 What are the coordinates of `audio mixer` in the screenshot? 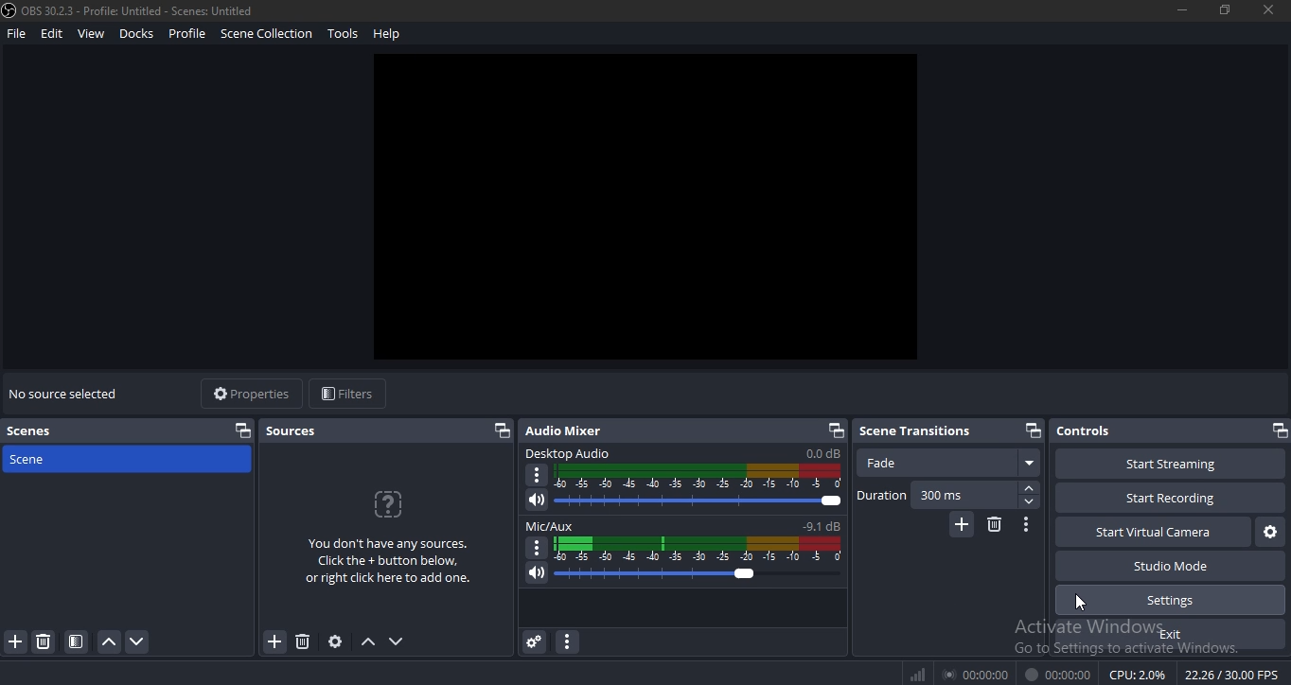 It's located at (569, 430).